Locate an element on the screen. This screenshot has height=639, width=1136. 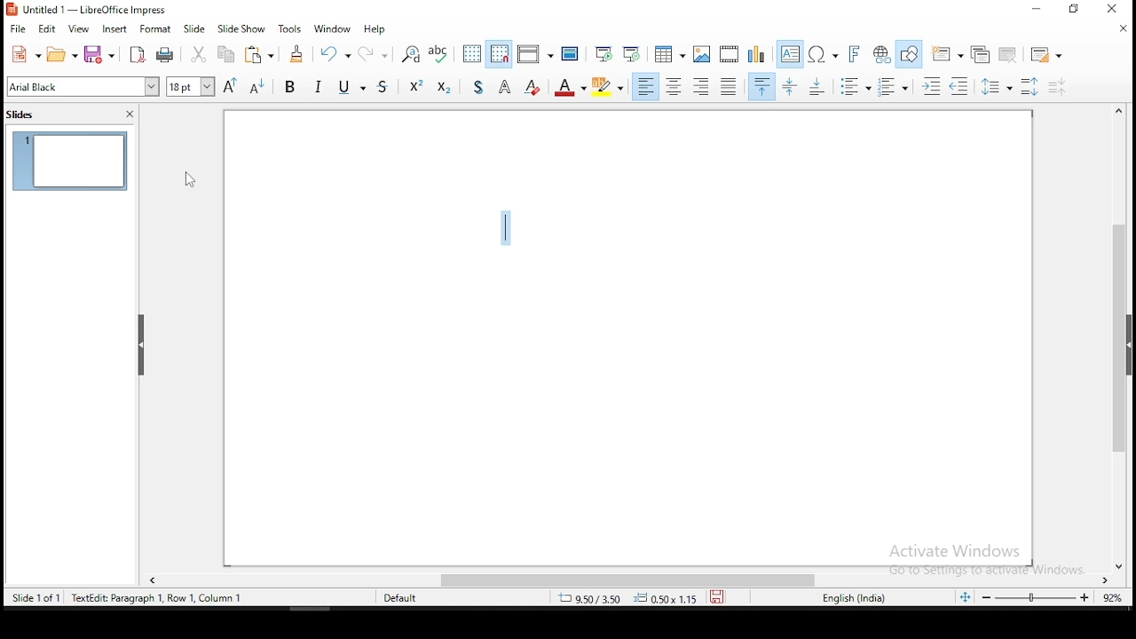
minimize is located at coordinates (1037, 9).